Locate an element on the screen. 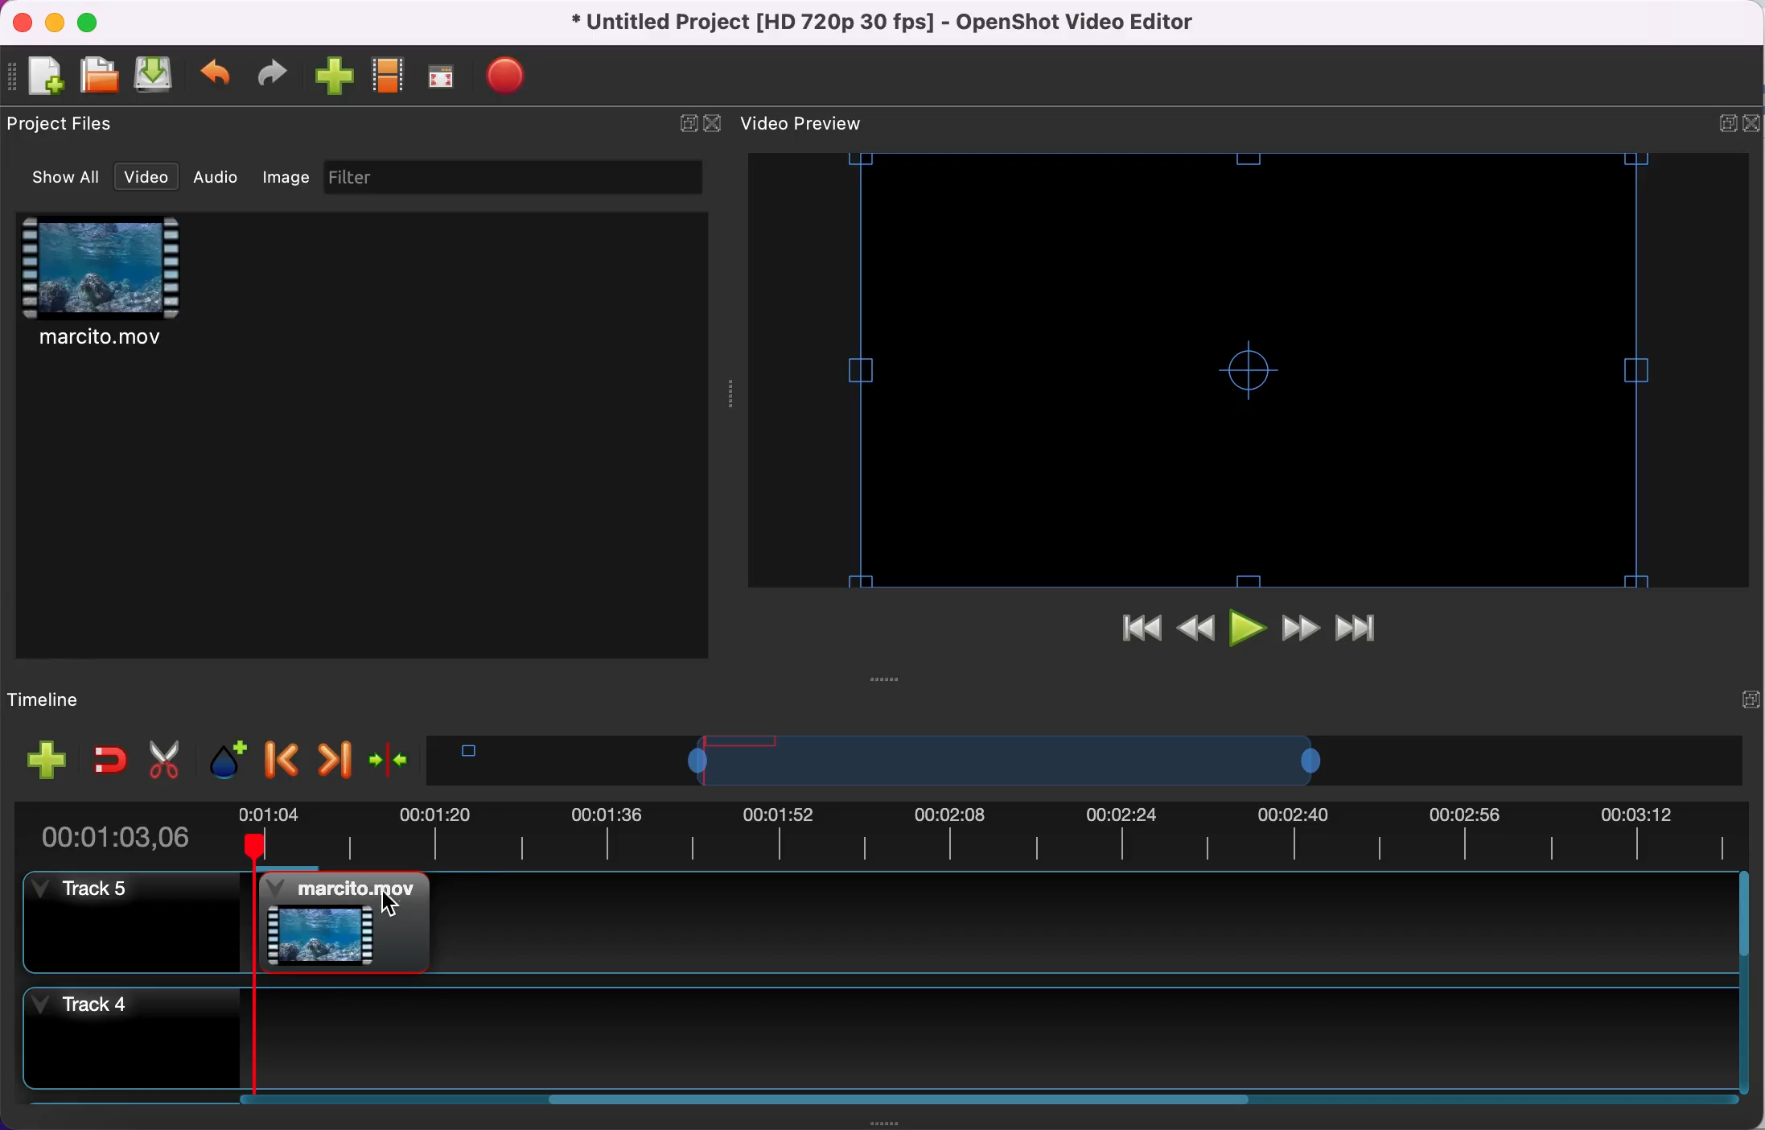  minimize is located at coordinates (56, 23).